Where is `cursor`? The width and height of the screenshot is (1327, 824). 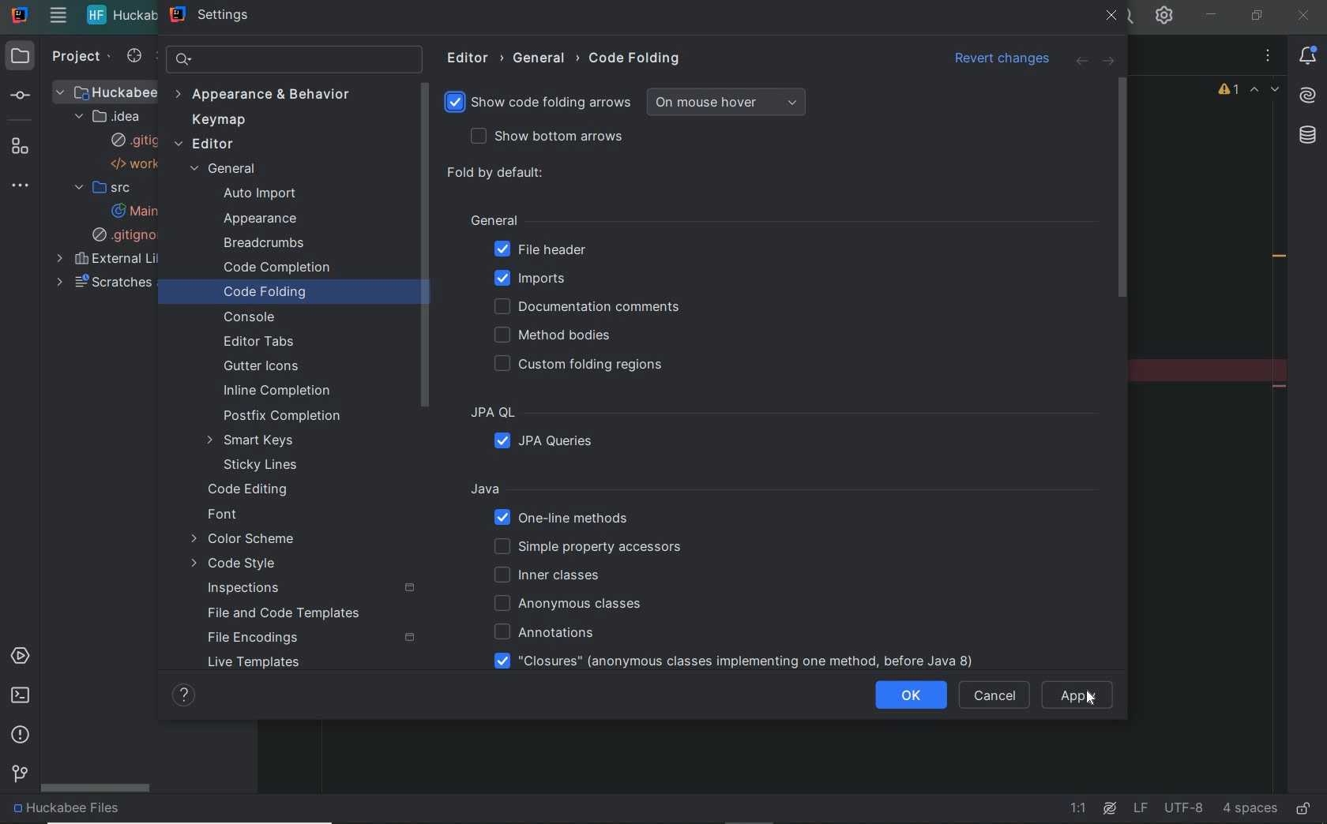 cursor is located at coordinates (1088, 701).